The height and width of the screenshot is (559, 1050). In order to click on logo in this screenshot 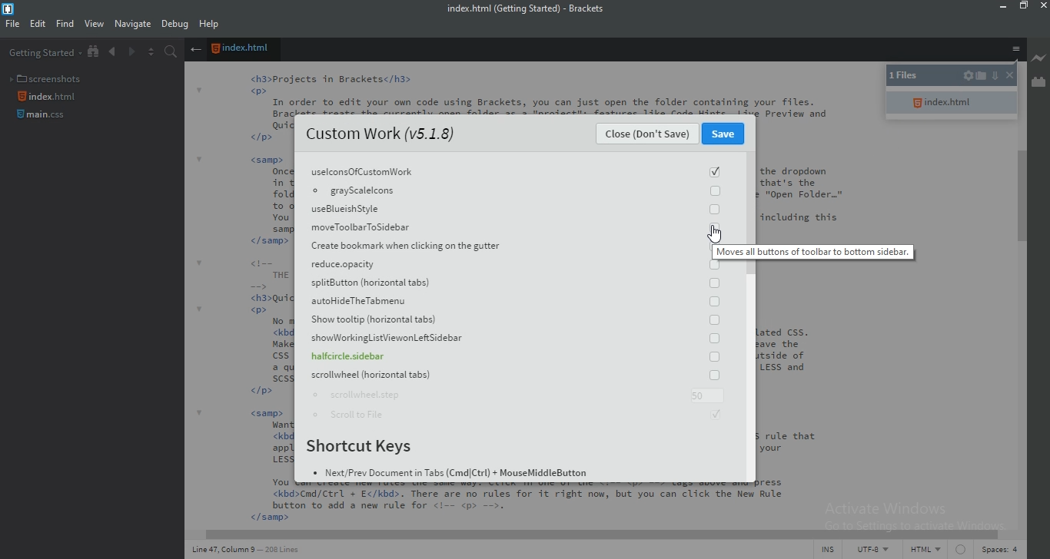, I will do `click(8, 9)`.